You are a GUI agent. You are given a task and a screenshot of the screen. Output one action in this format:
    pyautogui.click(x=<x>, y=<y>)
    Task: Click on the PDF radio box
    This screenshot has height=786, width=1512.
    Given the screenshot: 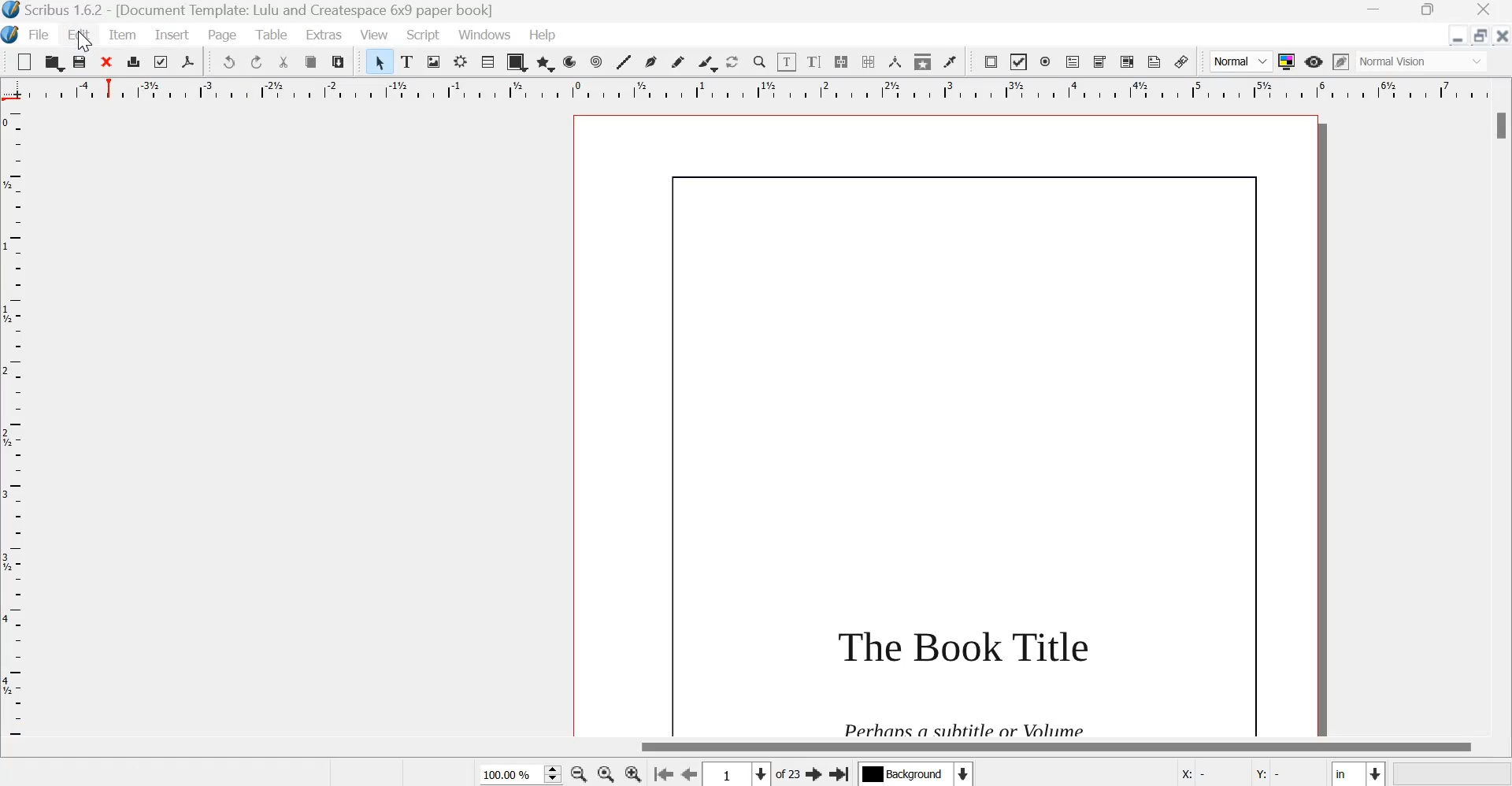 What is the action you would take?
    pyautogui.click(x=1046, y=61)
    